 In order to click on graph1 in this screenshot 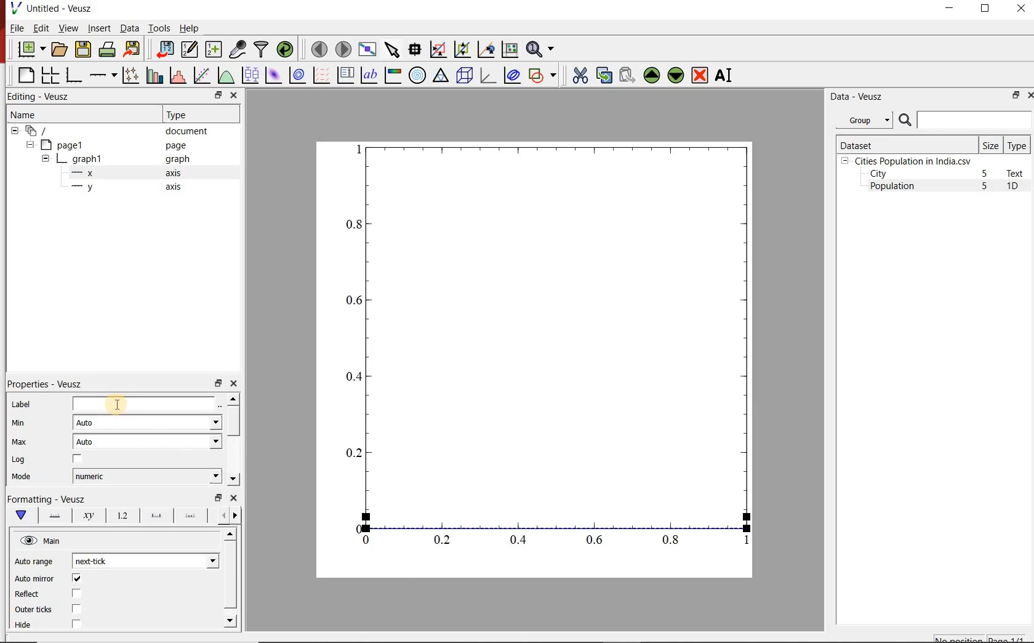, I will do `click(550, 357)`.